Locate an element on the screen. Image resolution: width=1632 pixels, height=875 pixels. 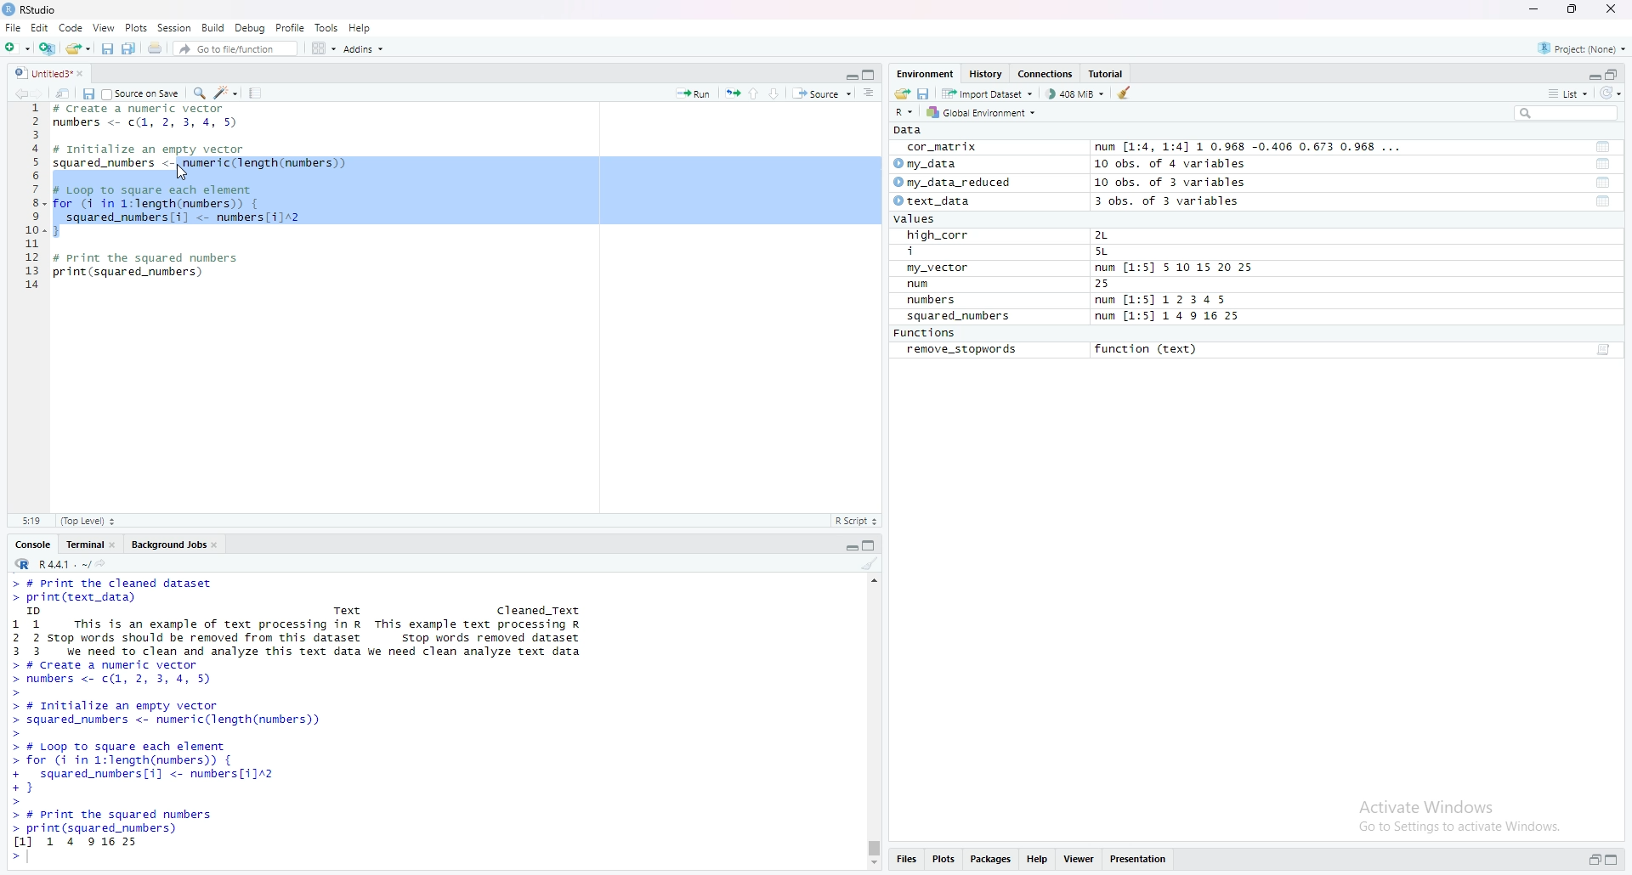
Workspace panes is located at coordinates (322, 48).